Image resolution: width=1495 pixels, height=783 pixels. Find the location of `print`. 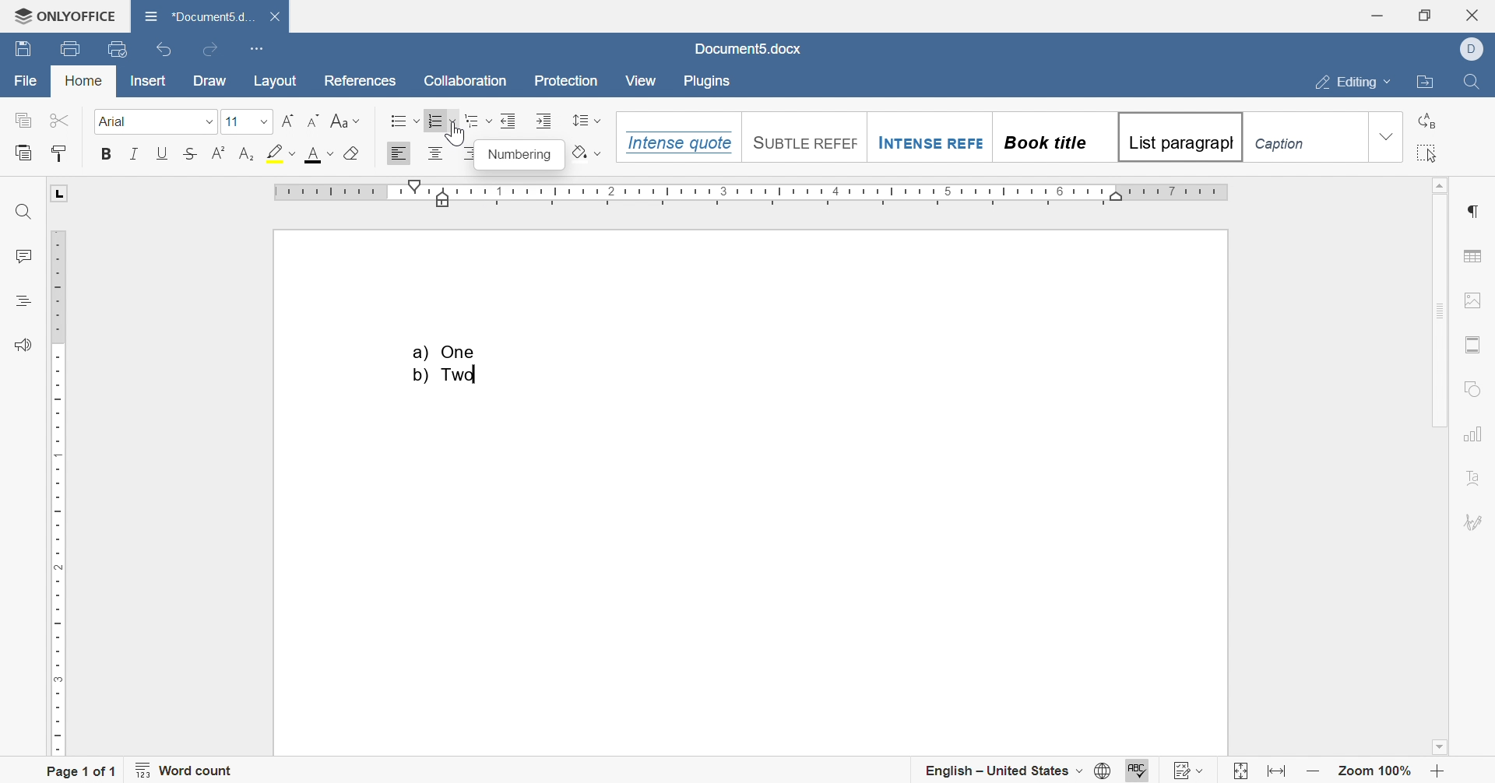

print is located at coordinates (73, 47).